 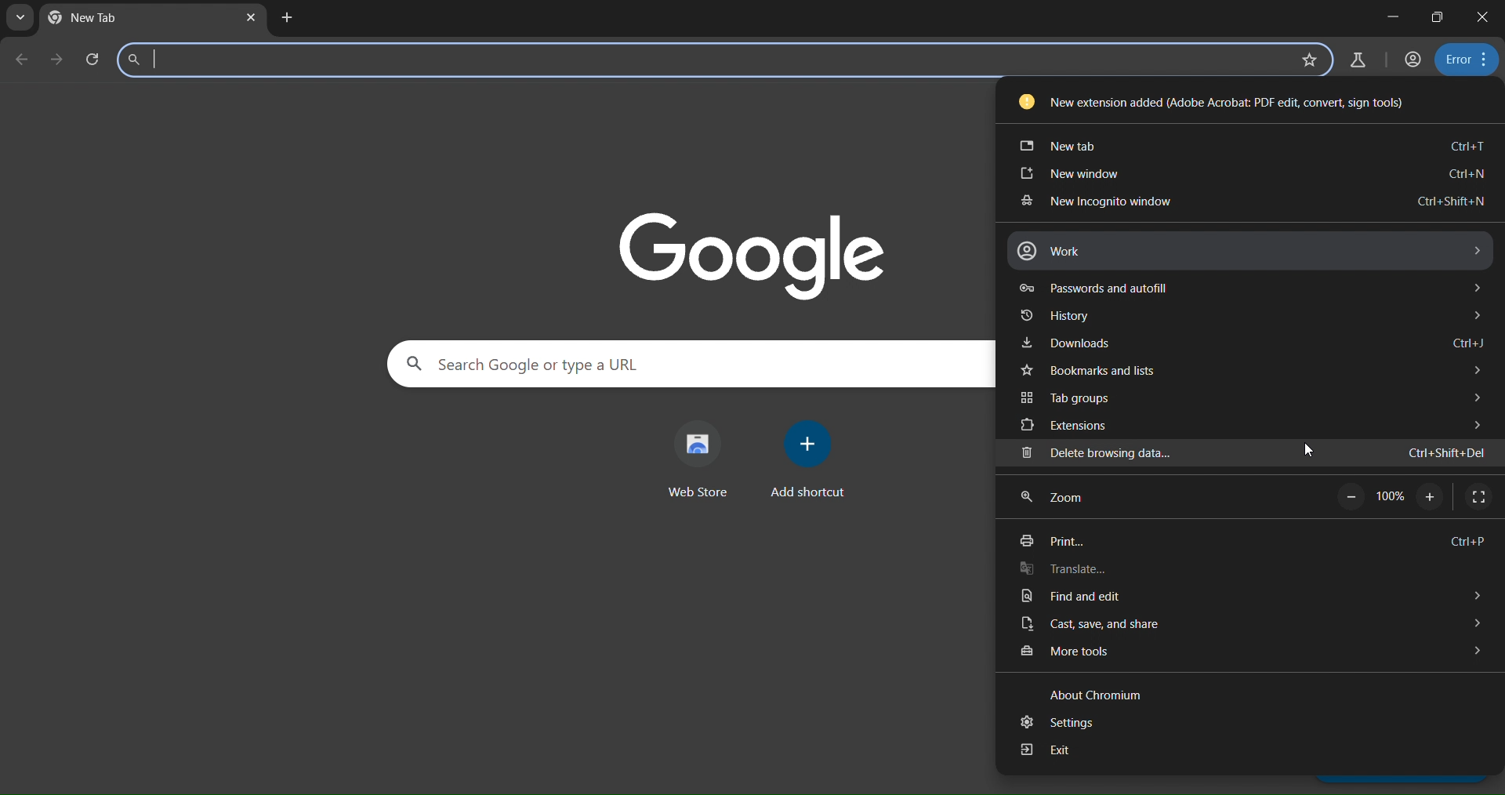 I want to click on display full screen, so click(x=1480, y=497).